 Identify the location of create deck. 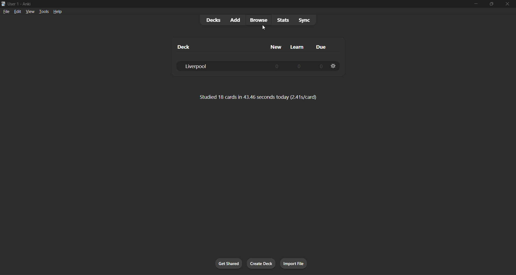
(261, 264).